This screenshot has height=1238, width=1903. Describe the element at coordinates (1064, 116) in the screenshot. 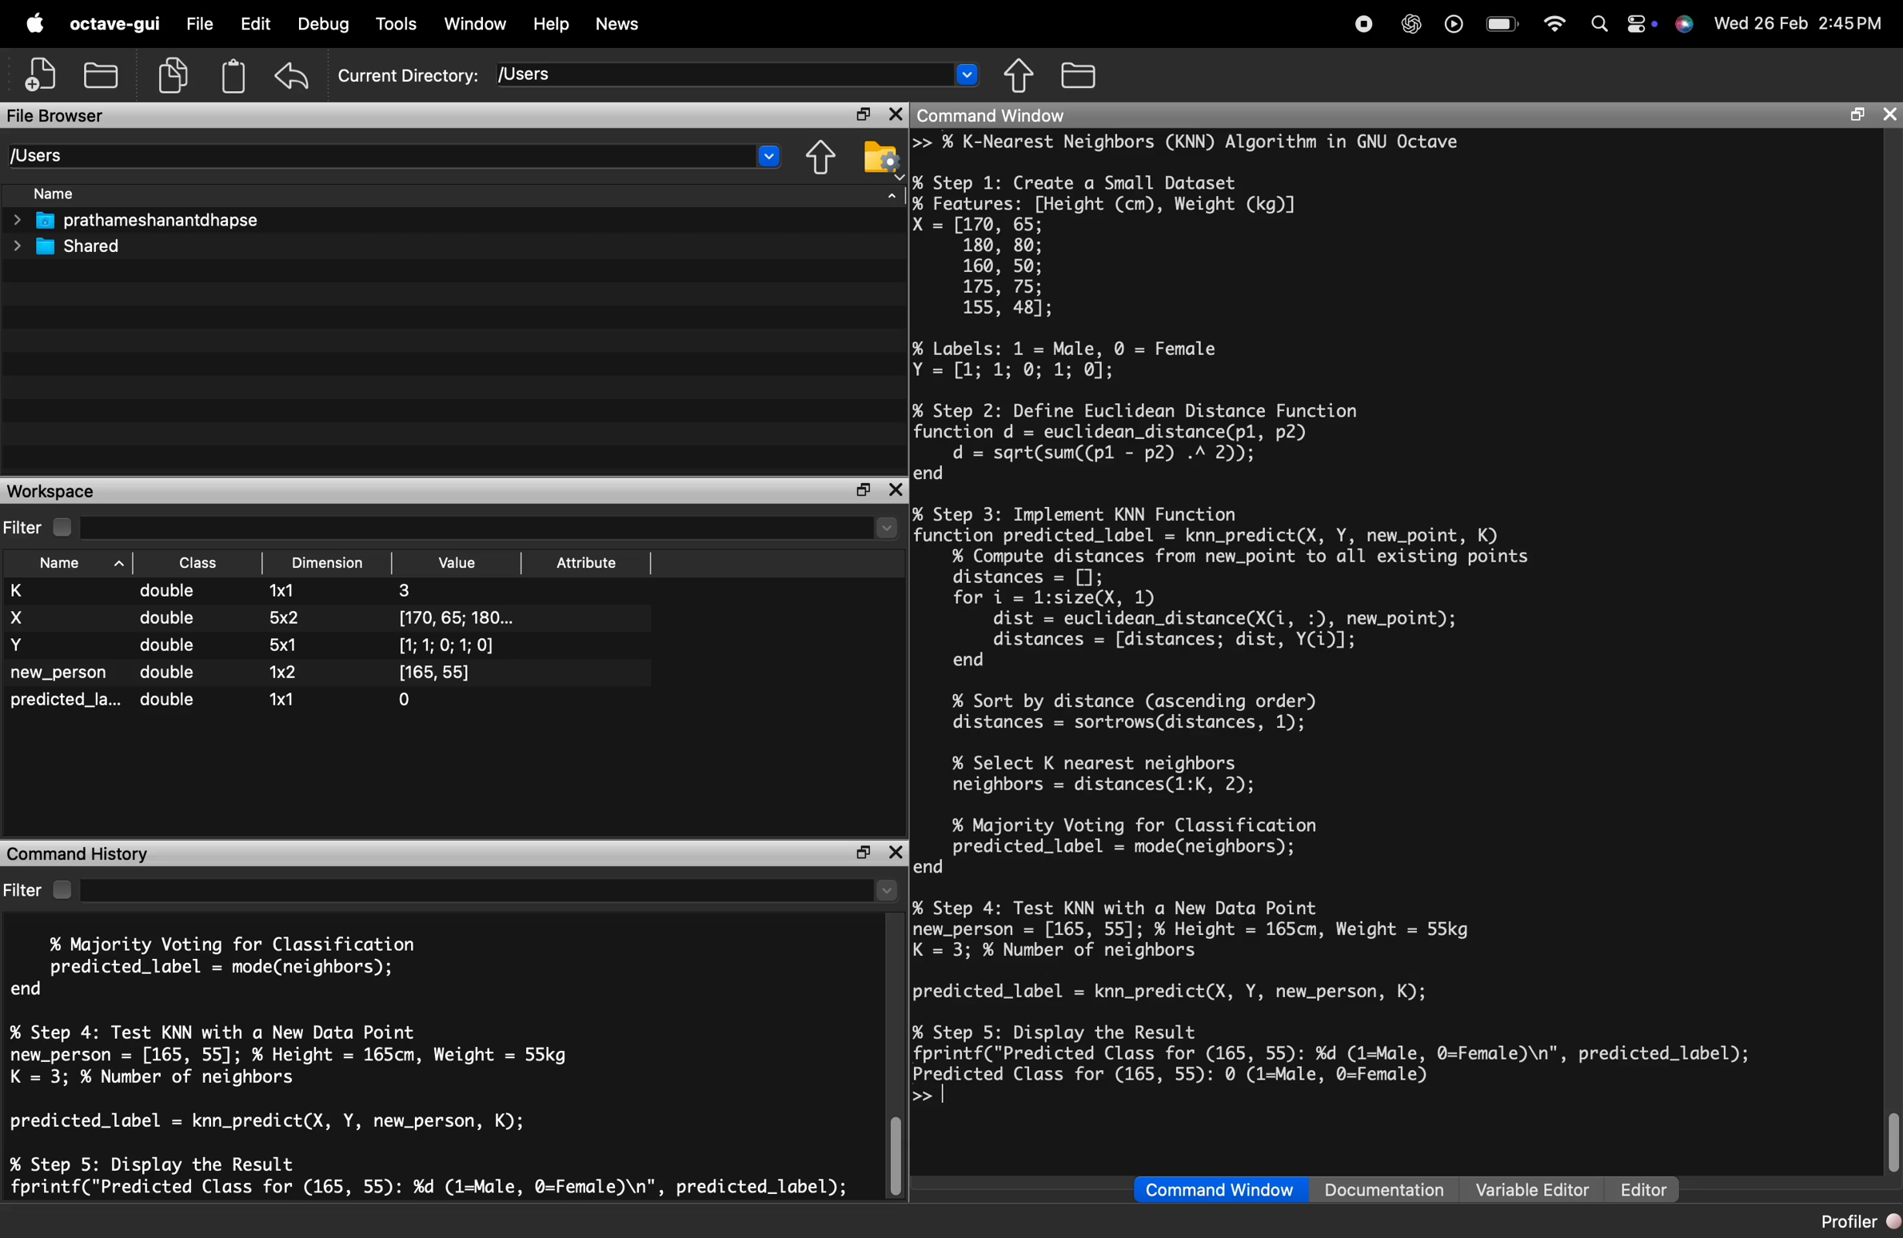

I see `Command Window` at that location.